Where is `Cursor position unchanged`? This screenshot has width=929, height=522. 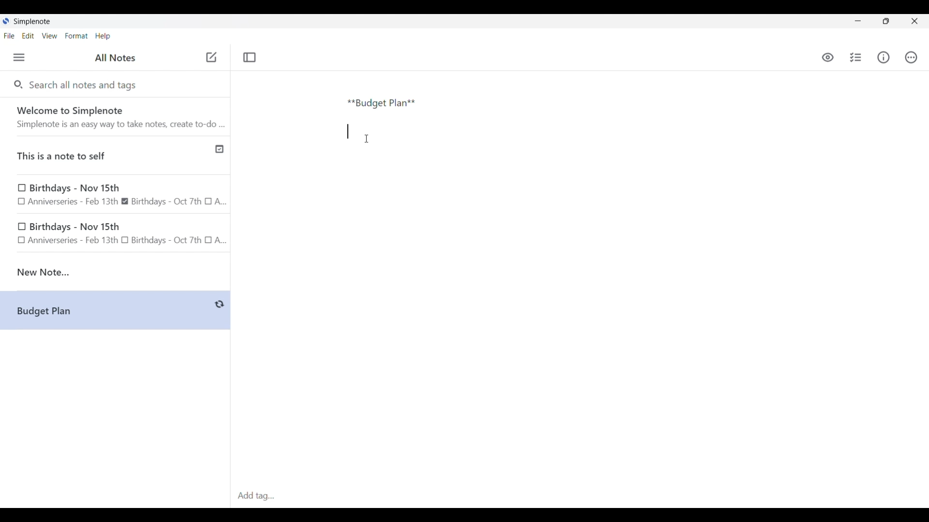
Cursor position unchanged is located at coordinates (367, 139).